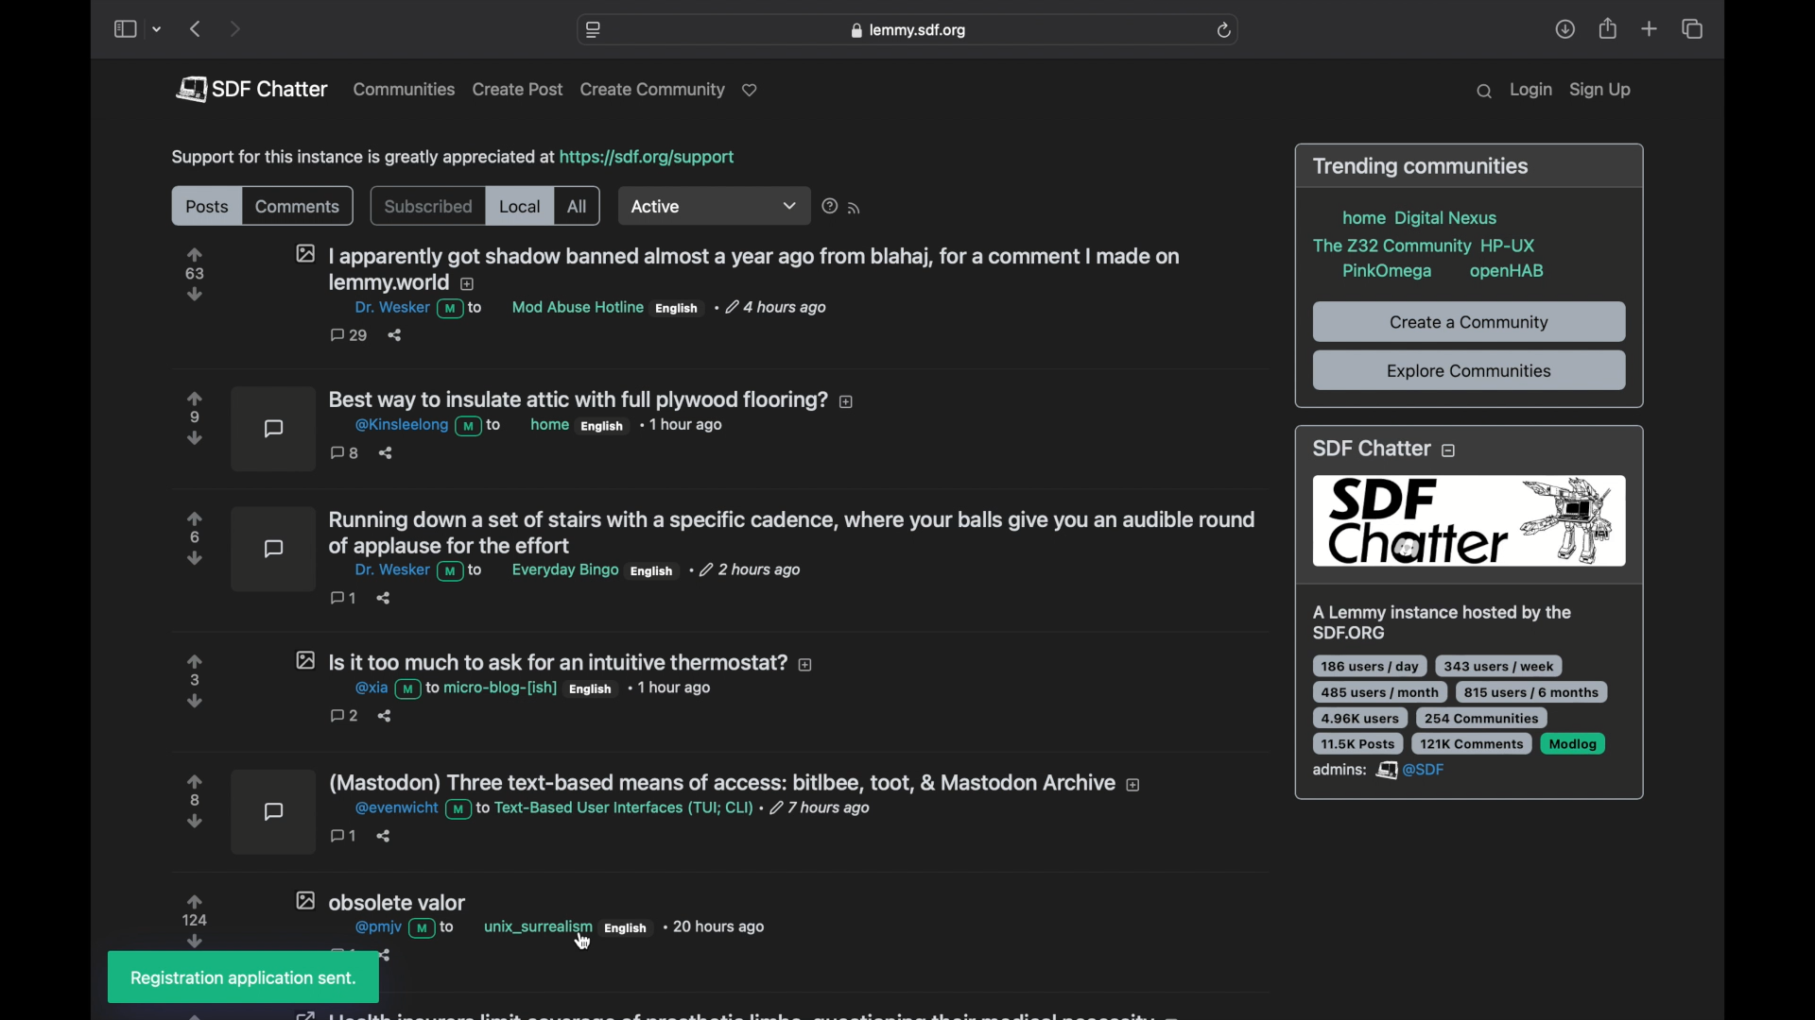 The height and width of the screenshot is (1020, 1815). I want to click on post, so click(718, 557).